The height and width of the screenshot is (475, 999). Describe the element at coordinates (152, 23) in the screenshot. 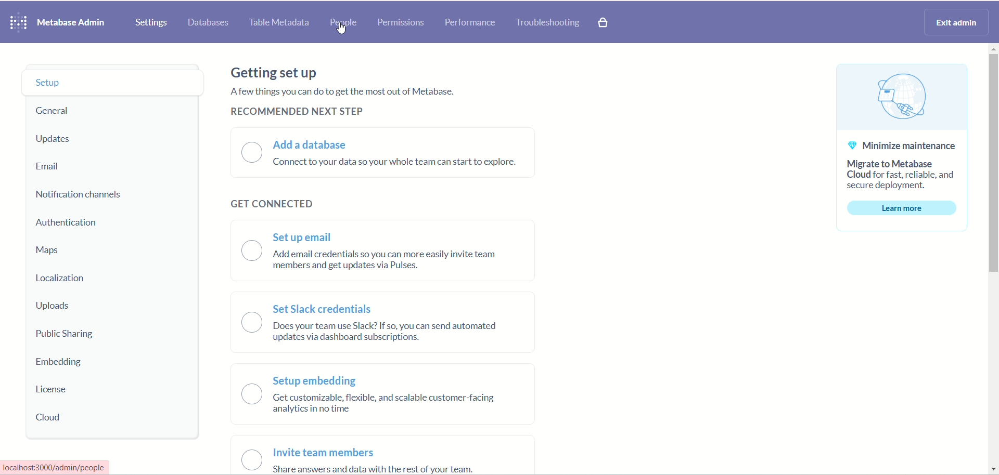

I see `ettings` at that location.